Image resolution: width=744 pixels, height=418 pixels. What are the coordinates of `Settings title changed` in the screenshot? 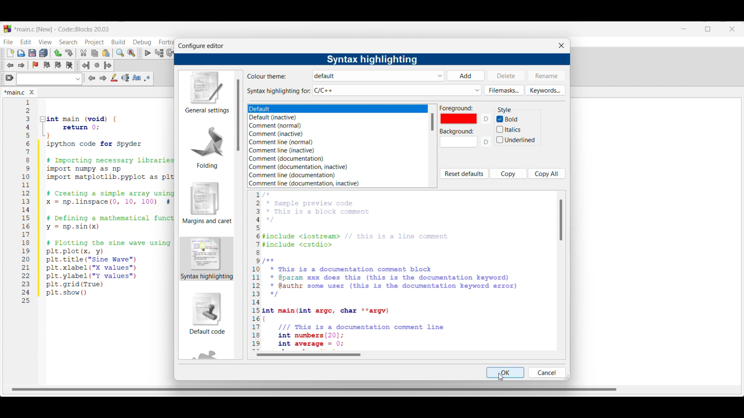 It's located at (372, 60).